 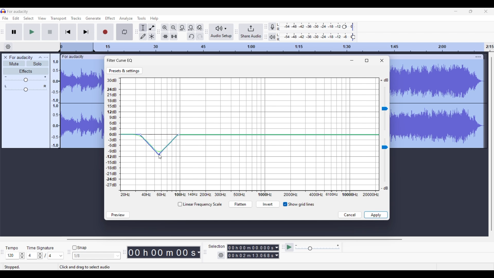 What do you see at coordinates (45, 77) in the screenshot?
I see `Max. gain` at bounding box center [45, 77].